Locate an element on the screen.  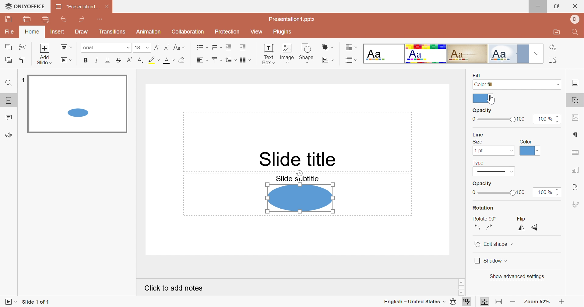
Insert columns is located at coordinates (246, 60).